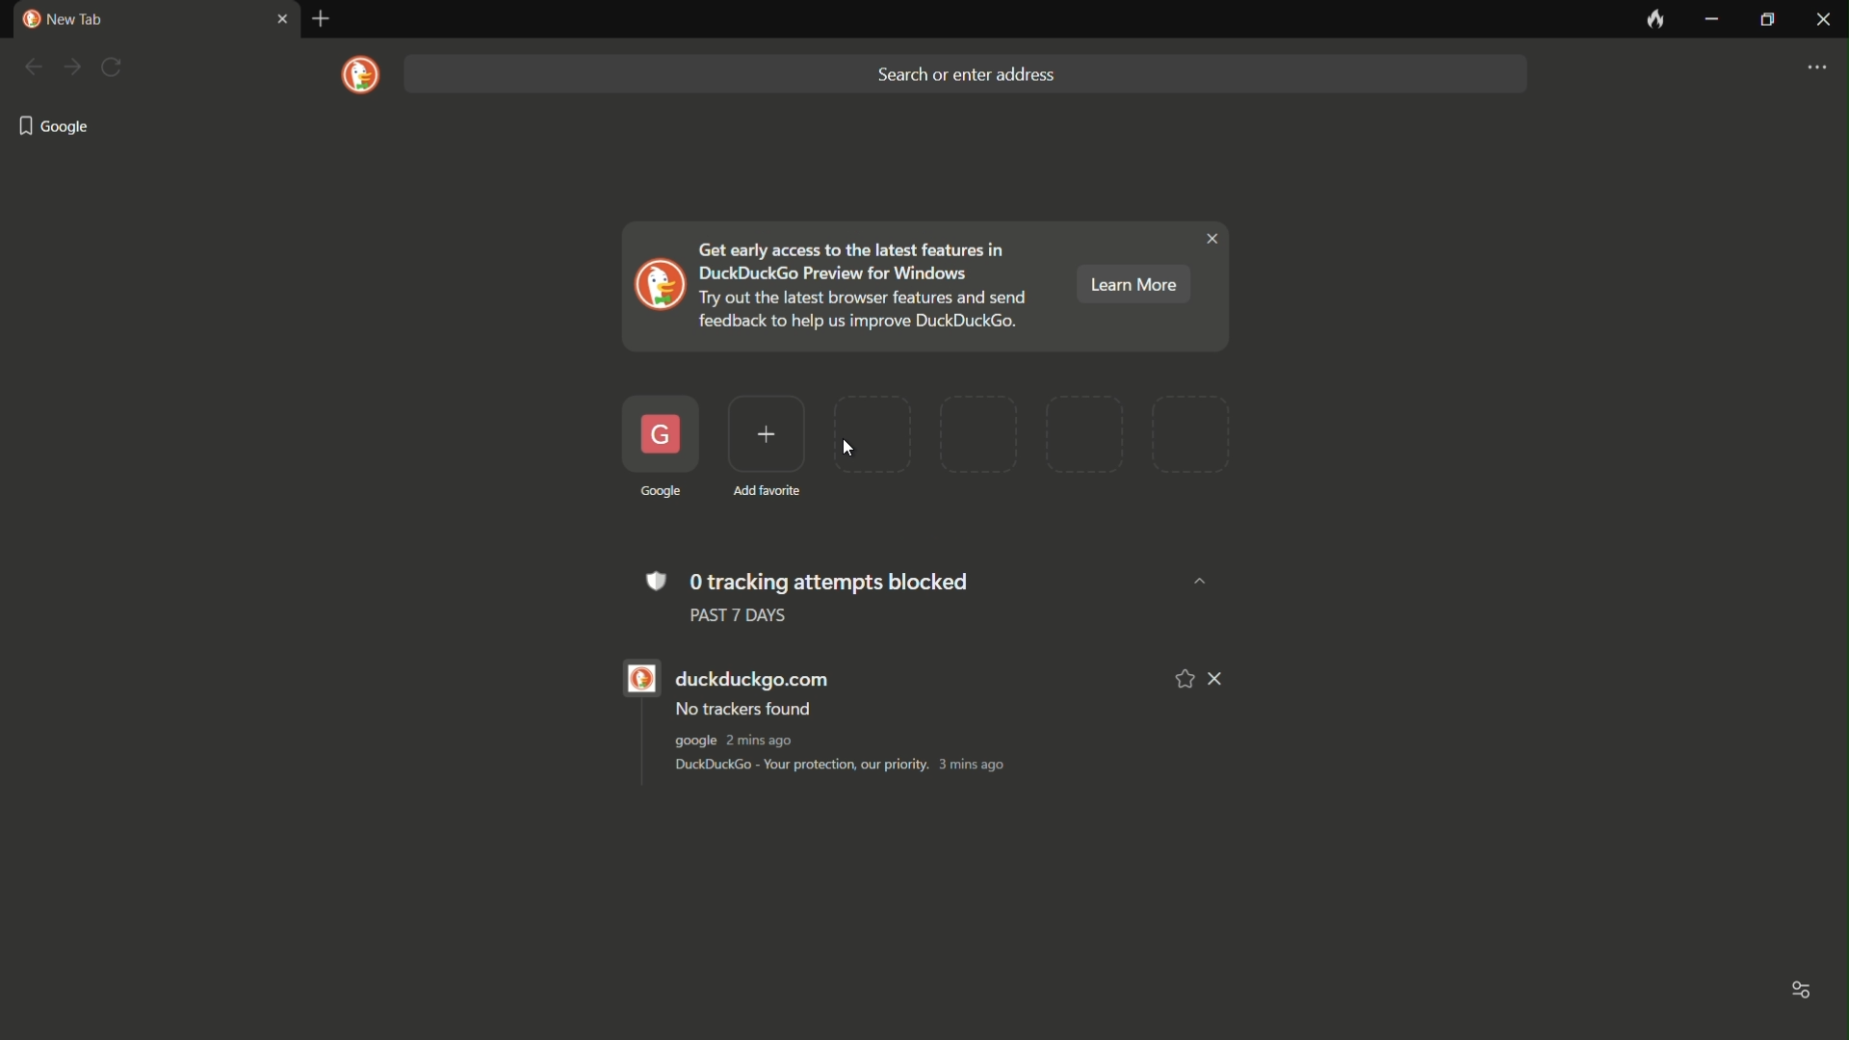 The height and width of the screenshot is (1040, 1849). Describe the element at coordinates (280, 20) in the screenshot. I see `close tab` at that location.